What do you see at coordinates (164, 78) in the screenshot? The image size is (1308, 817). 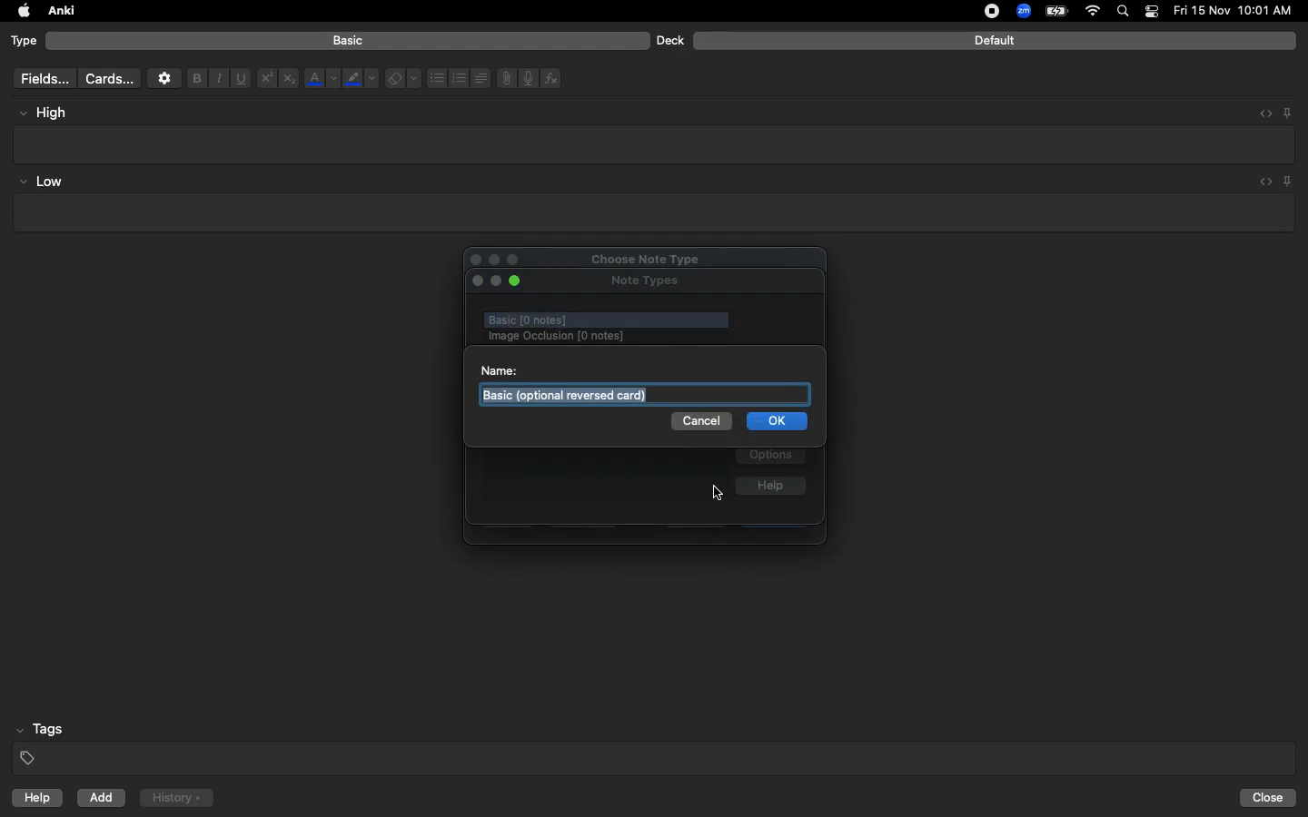 I see `Settings` at bounding box center [164, 78].